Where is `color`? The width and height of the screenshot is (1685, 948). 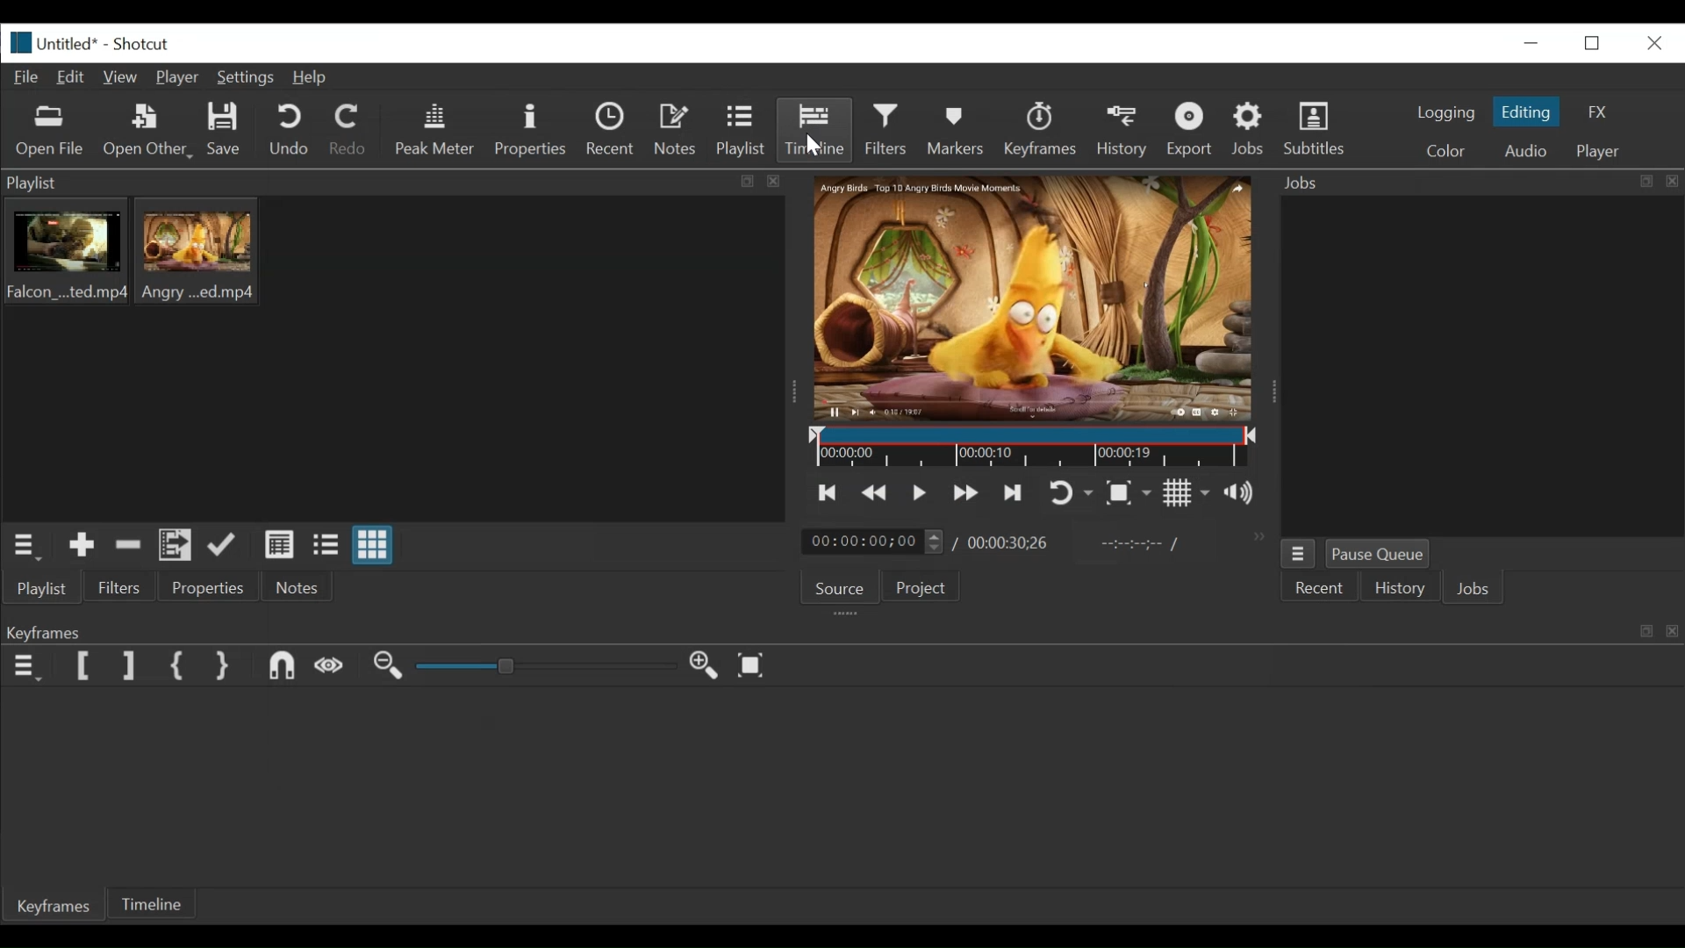
color is located at coordinates (1445, 153).